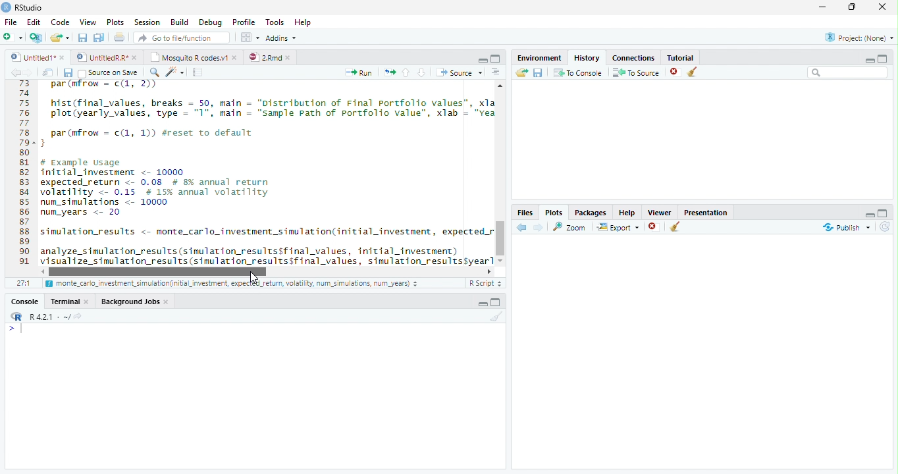 This screenshot has height=474, width=898. Describe the element at coordinates (678, 56) in the screenshot. I see `Tutorial` at that location.